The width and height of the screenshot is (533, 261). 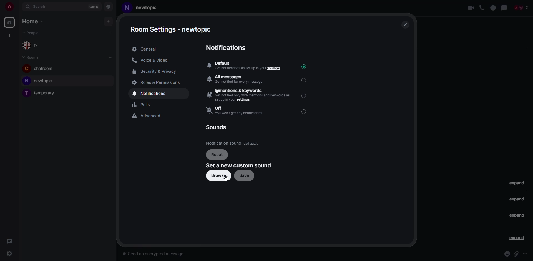 What do you see at coordinates (517, 183) in the screenshot?
I see `expand` at bounding box center [517, 183].